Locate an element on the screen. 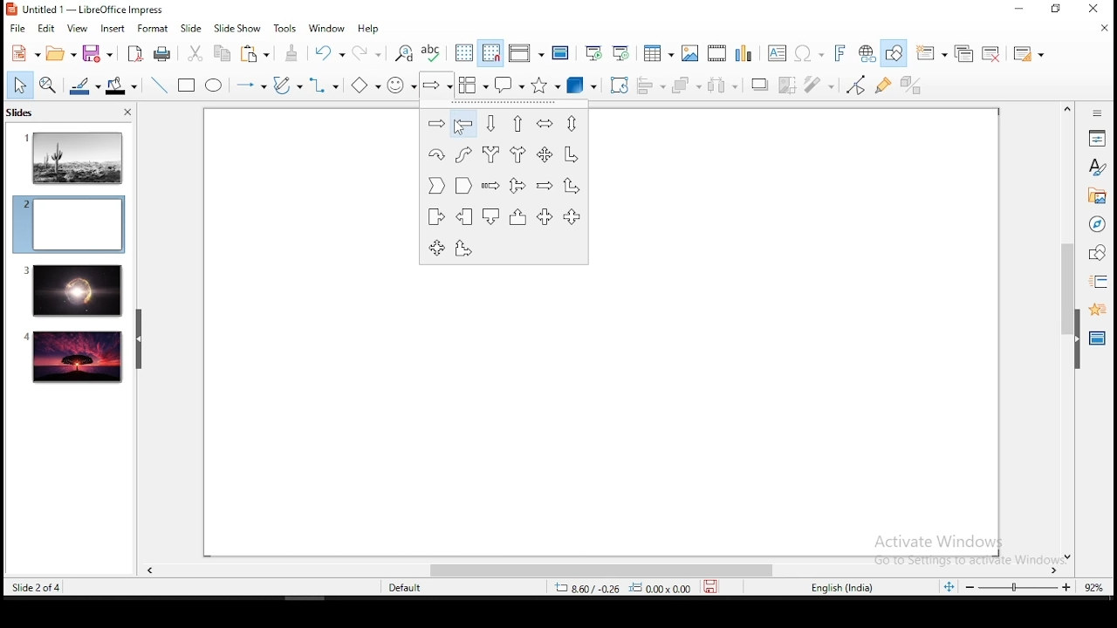 The width and height of the screenshot is (1117, 628). save is located at coordinates (98, 54).